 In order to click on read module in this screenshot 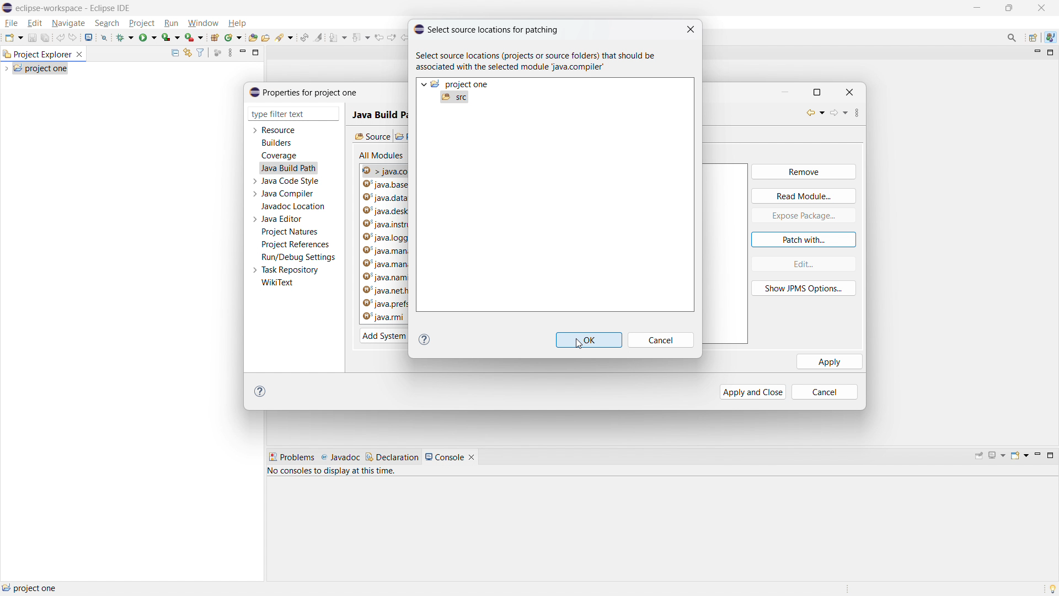, I will do `click(804, 195)`.